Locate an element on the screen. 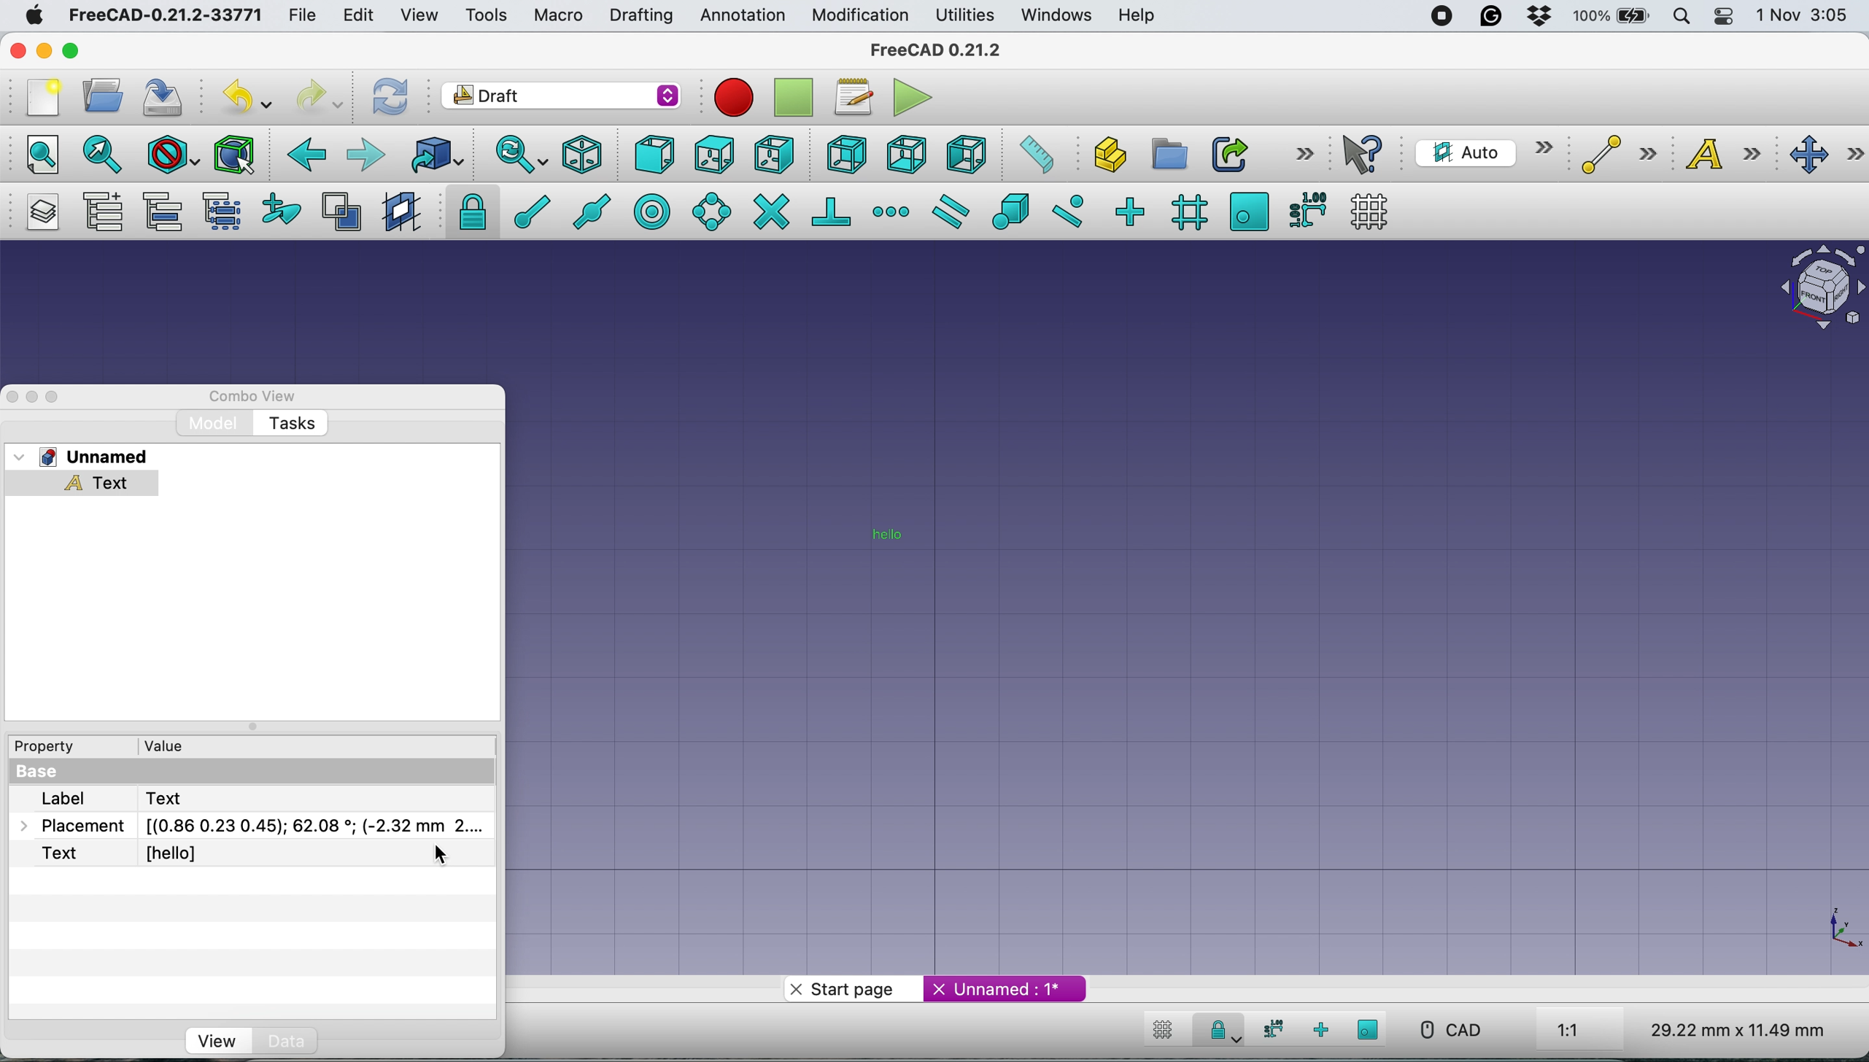  snap ortho is located at coordinates (1325, 1028).